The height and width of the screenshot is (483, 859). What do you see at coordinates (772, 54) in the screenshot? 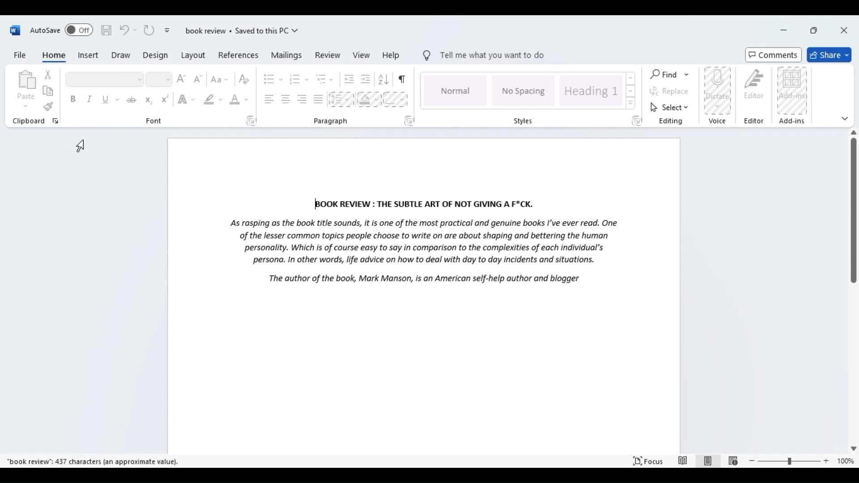
I see ` comments` at bounding box center [772, 54].